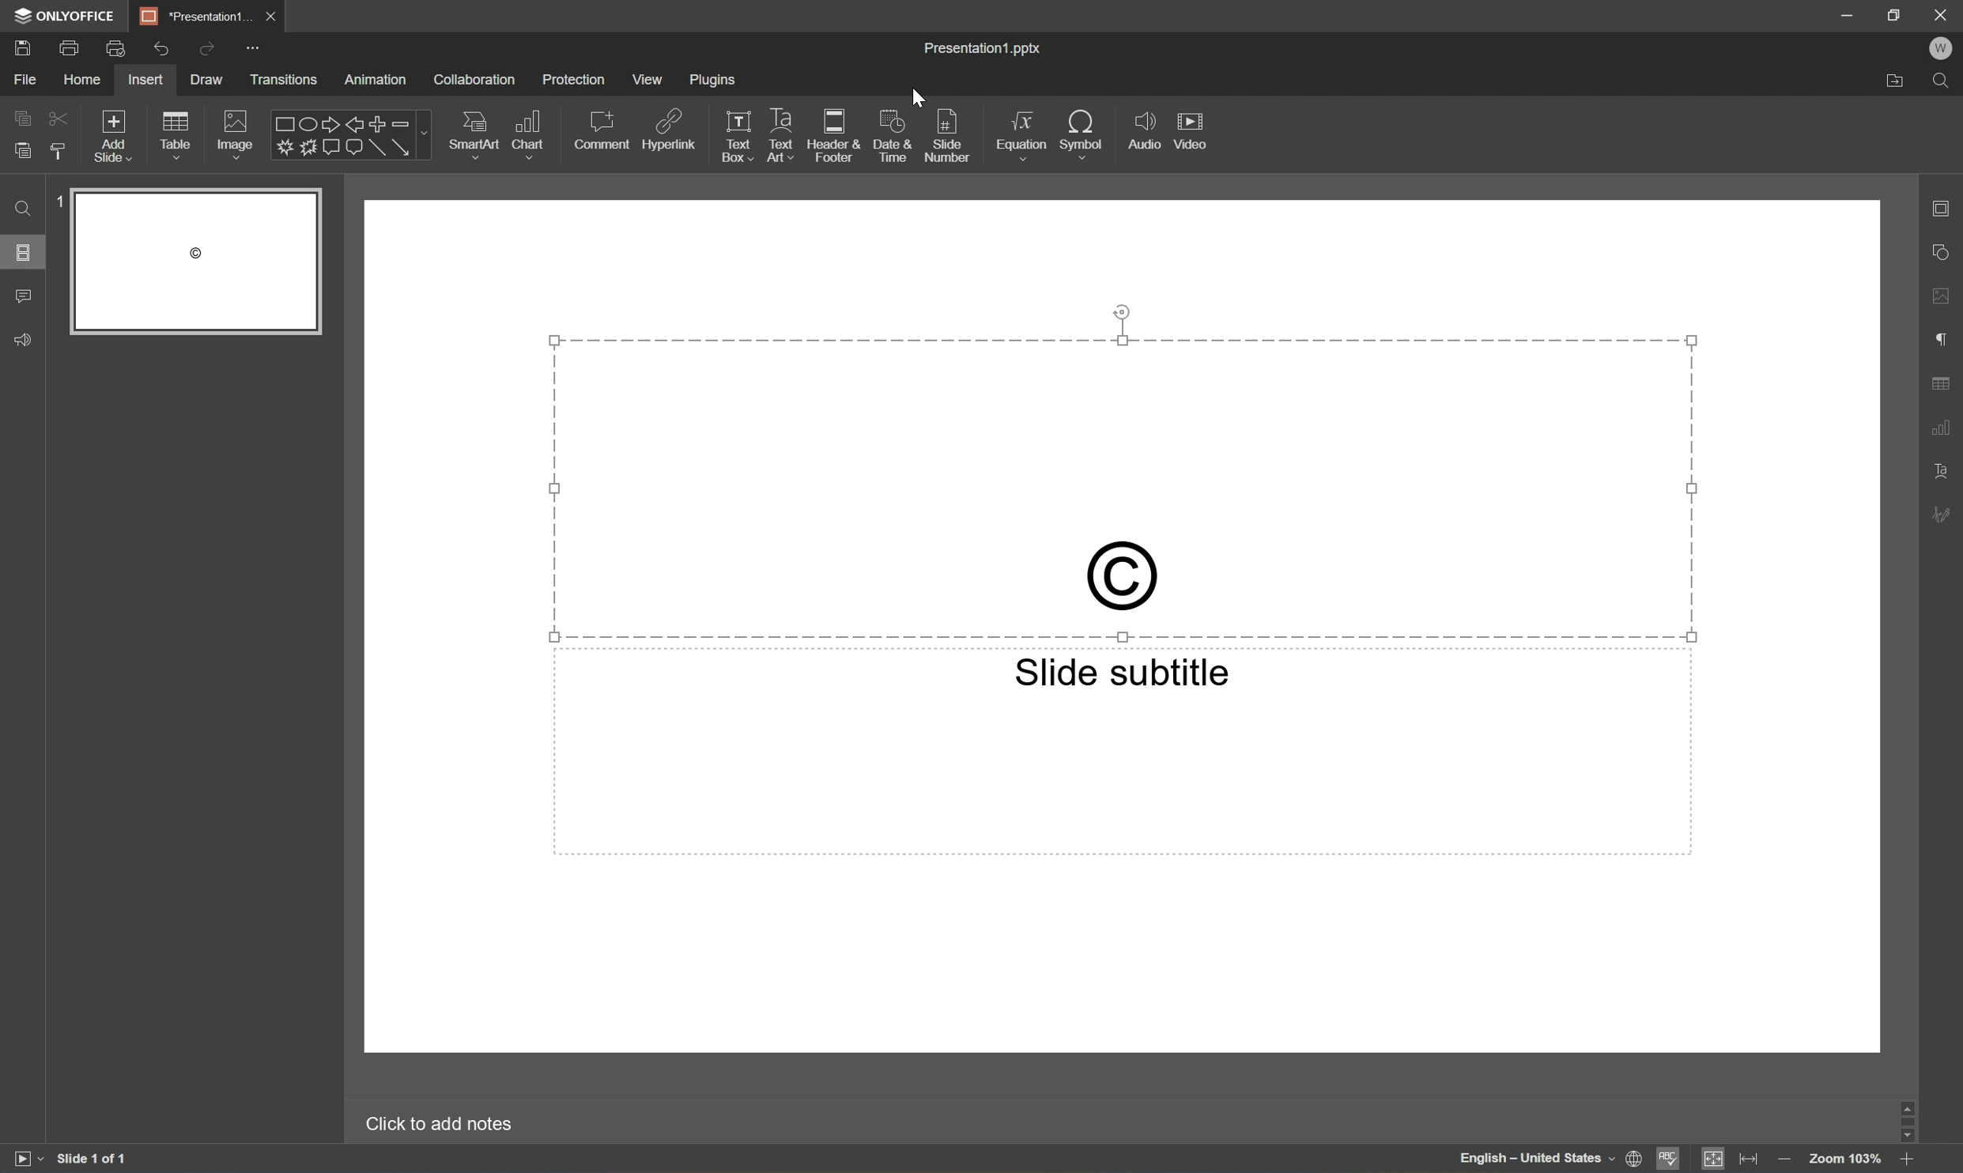  Describe the element at coordinates (375, 80) in the screenshot. I see `Animation` at that location.